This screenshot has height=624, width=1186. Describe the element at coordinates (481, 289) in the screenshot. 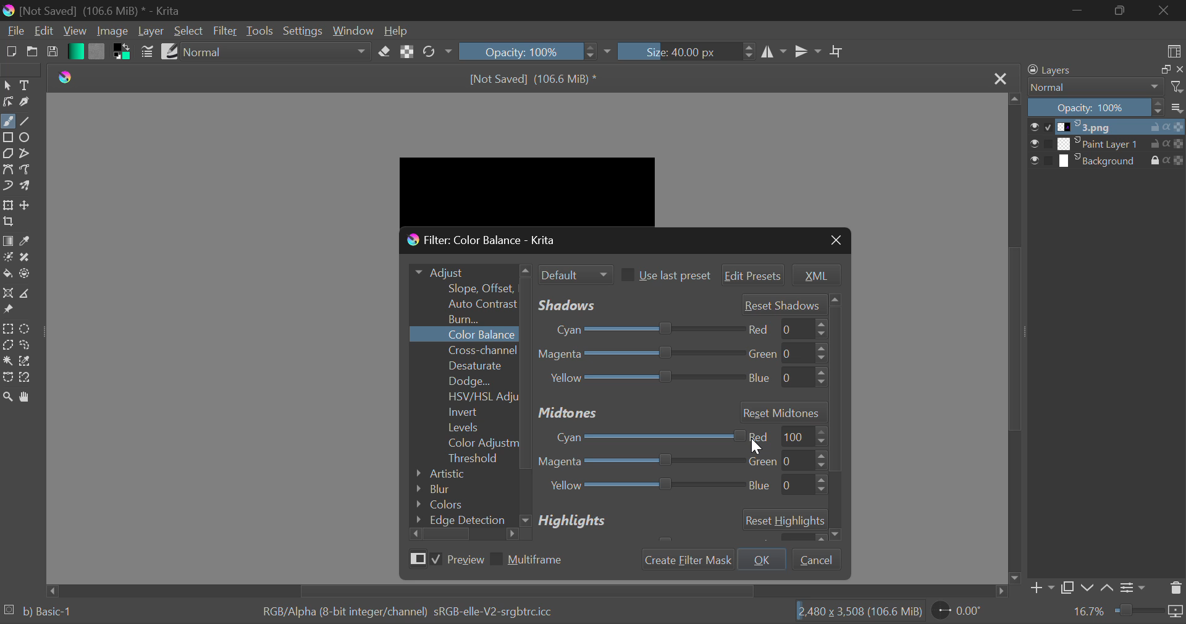

I see `Slope Offset` at that location.